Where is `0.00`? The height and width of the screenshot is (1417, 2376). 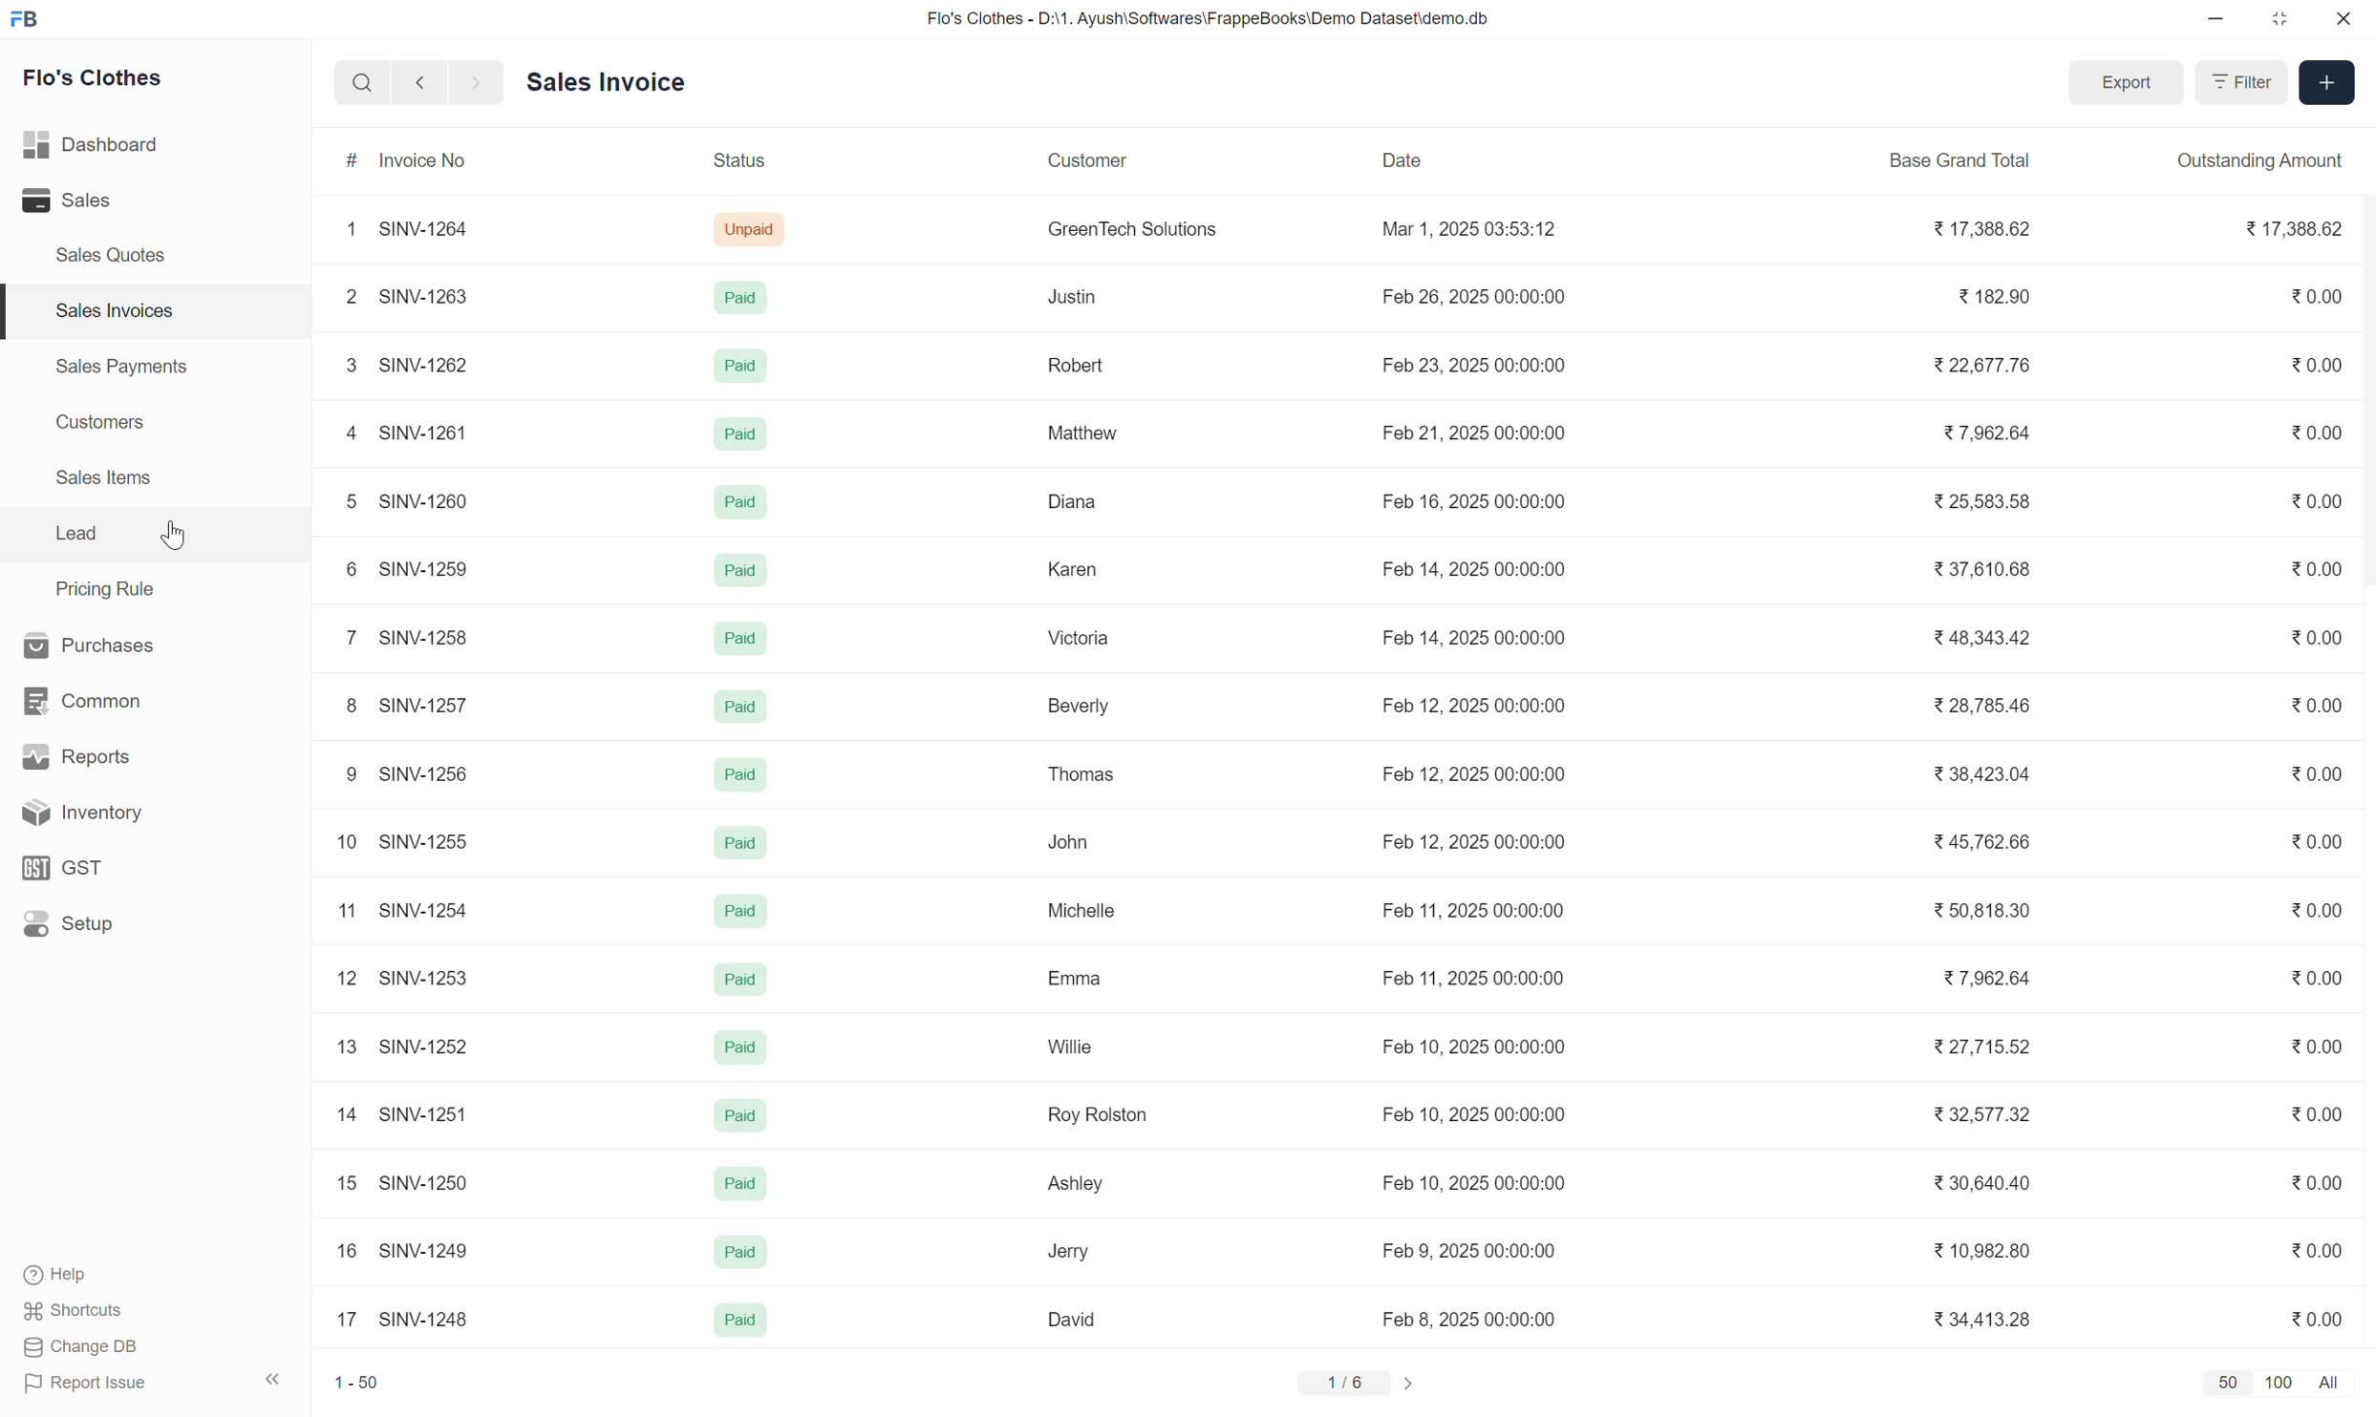
0.00 is located at coordinates (2316, 638).